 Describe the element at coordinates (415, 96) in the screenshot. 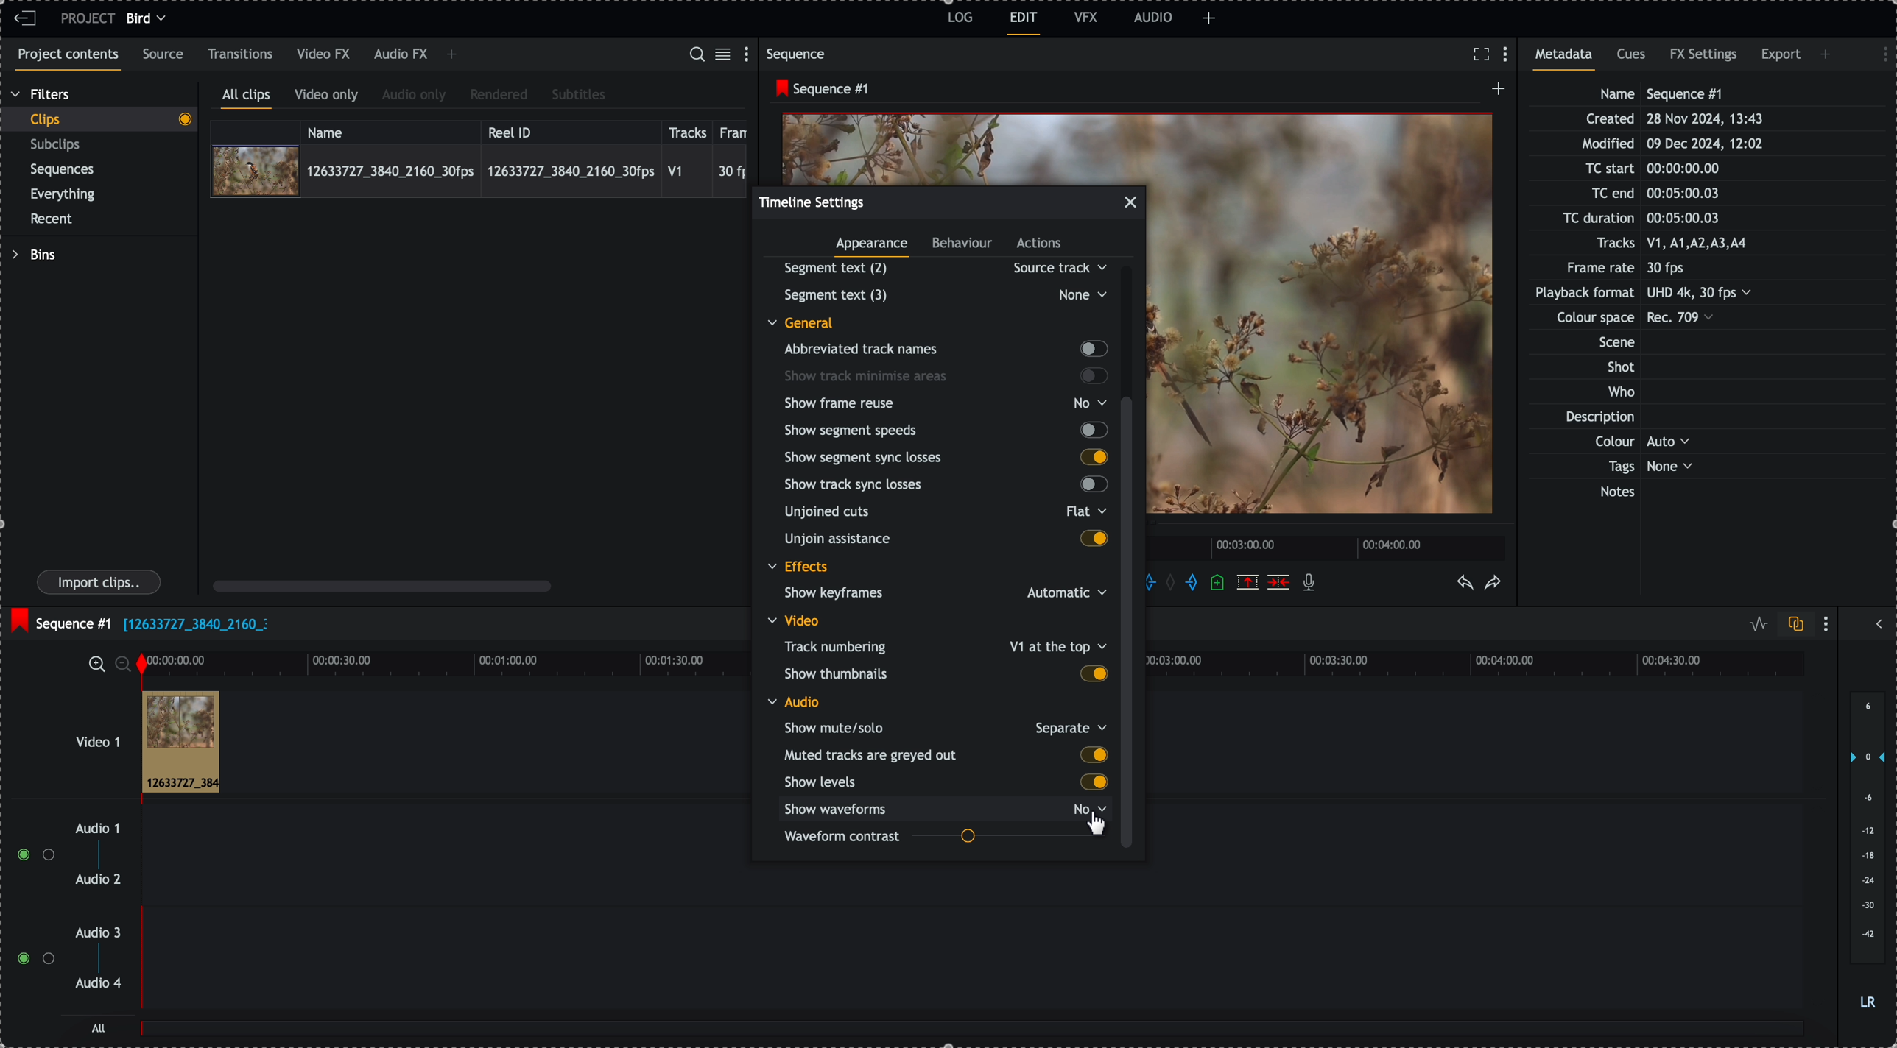

I see `audio only` at that location.